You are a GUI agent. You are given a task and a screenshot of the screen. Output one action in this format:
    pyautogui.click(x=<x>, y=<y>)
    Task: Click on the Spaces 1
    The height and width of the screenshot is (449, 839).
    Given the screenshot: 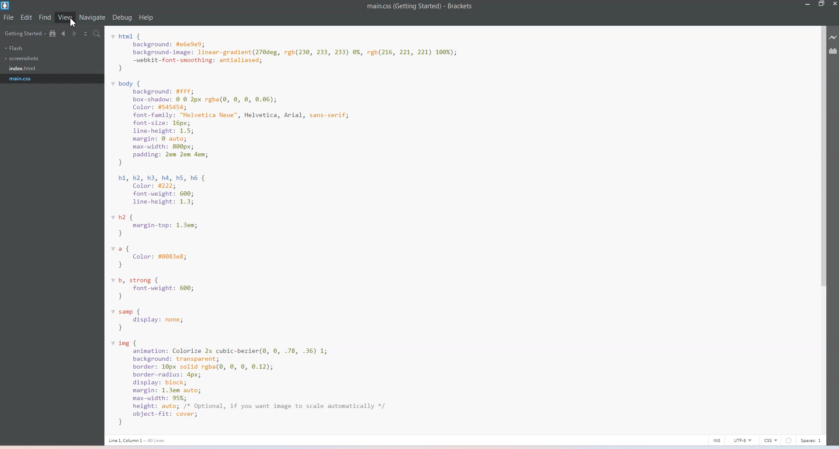 What is the action you would take?
    pyautogui.click(x=810, y=441)
    